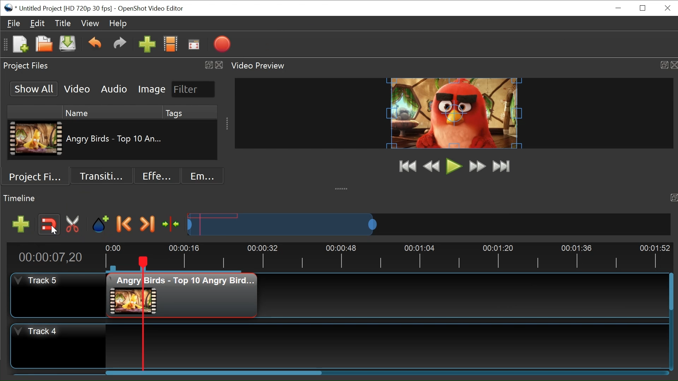  What do you see at coordinates (58, 345) in the screenshot?
I see `Track Header` at bounding box center [58, 345].